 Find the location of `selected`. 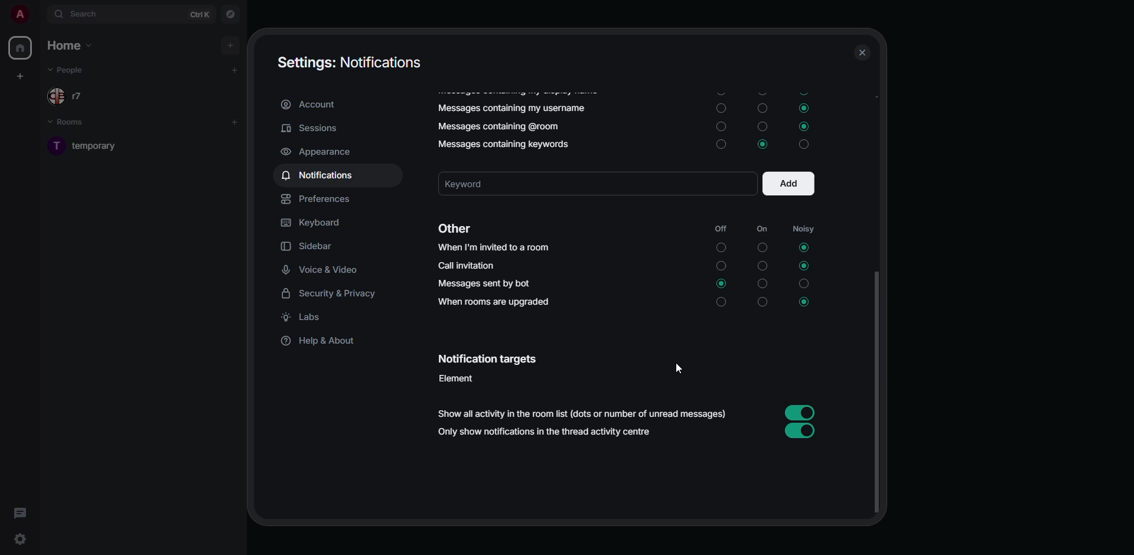

selected is located at coordinates (803, 303).